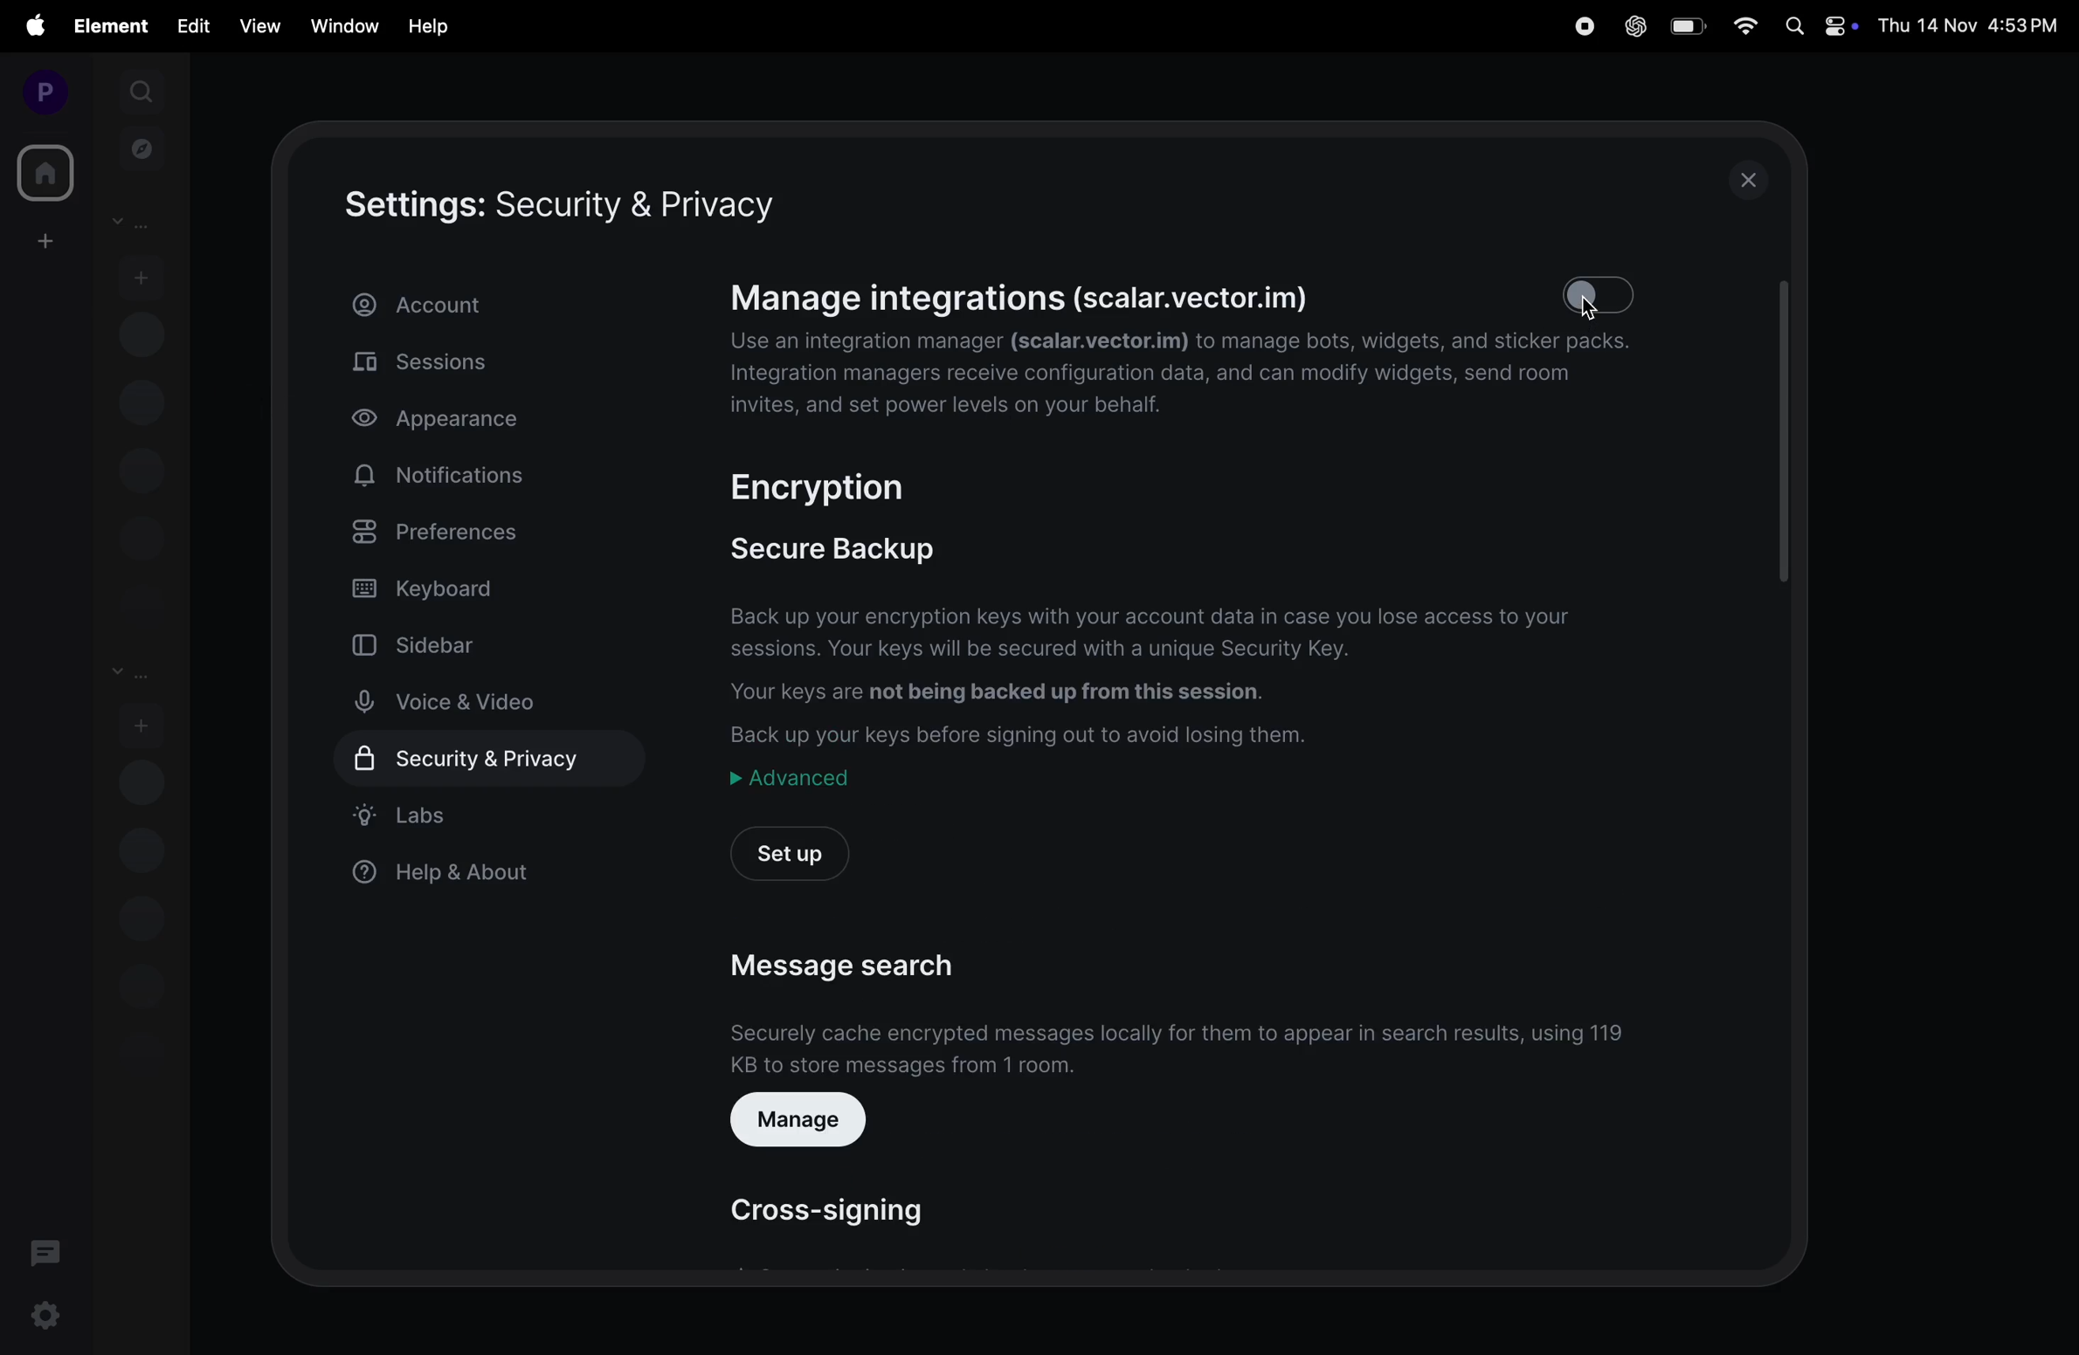 This screenshot has height=1355, width=2079. I want to click on rooms, so click(130, 670).